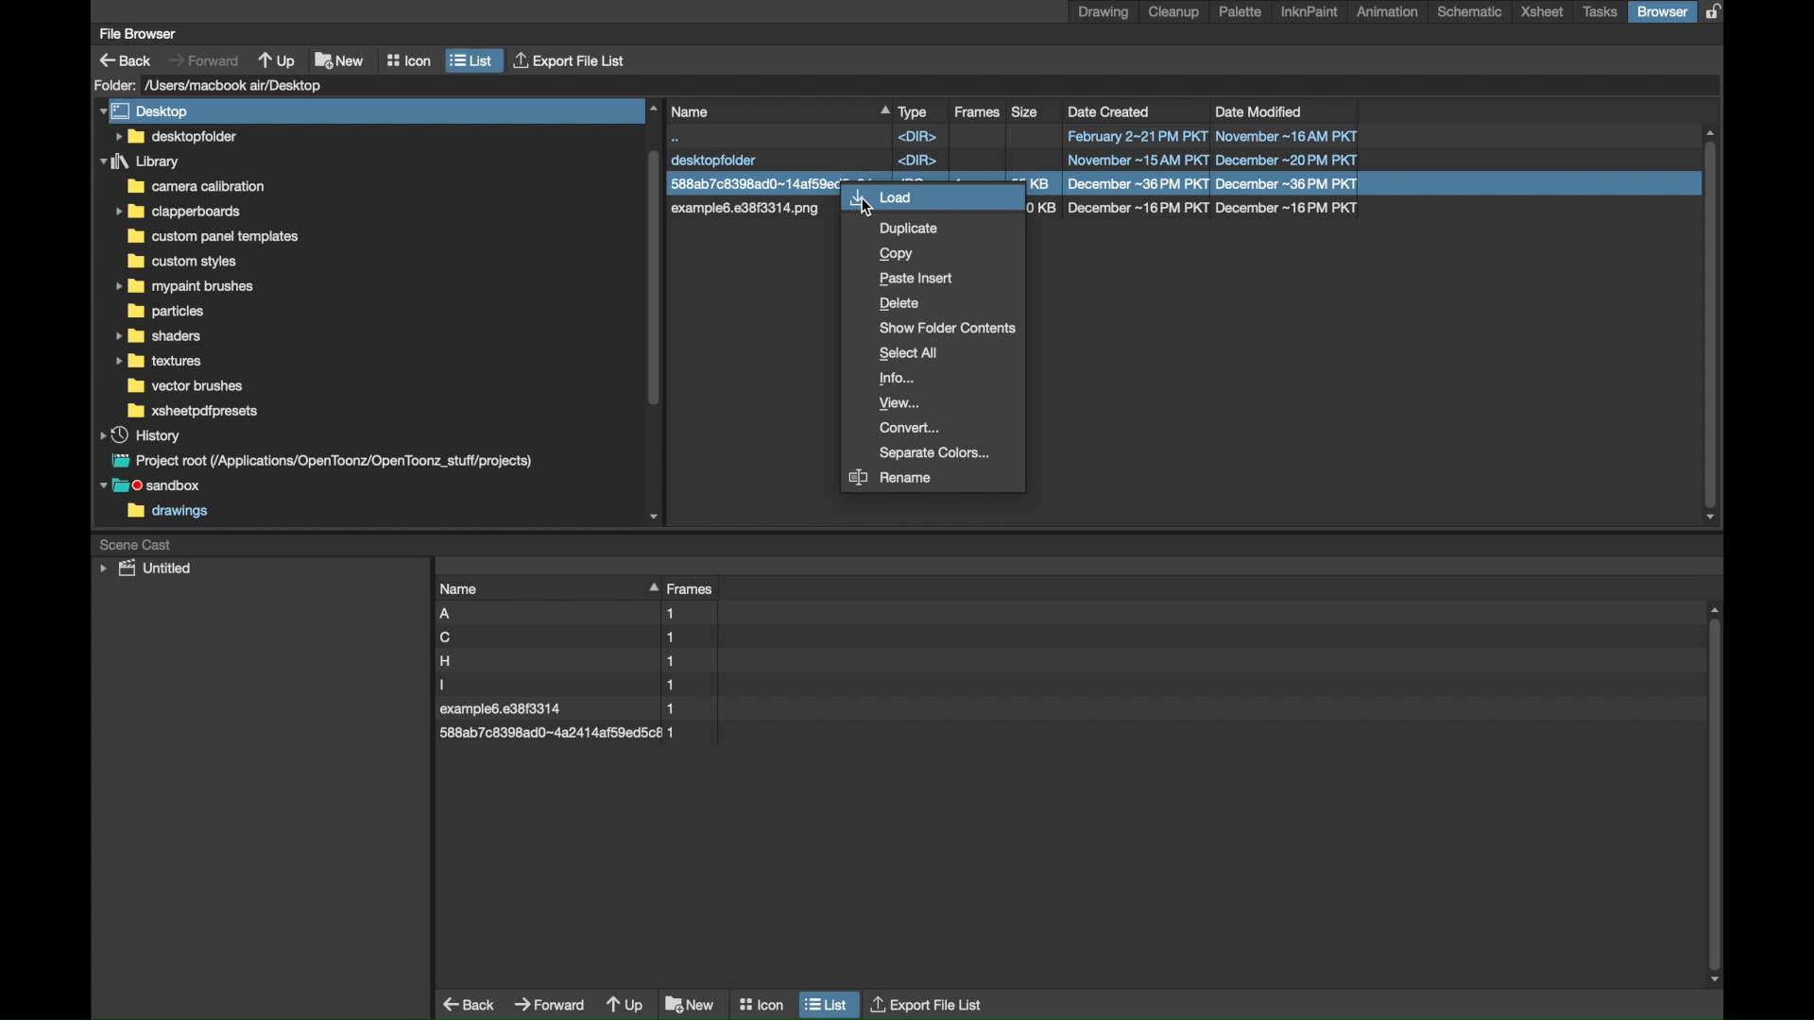 The image size is (1814, 1020). Describe the element at coordinates (137, 34) in the screenshot. I see `file browser` at that location.